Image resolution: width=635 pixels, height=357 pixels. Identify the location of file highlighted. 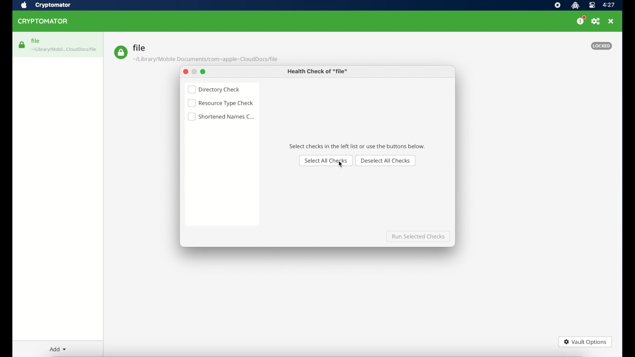
(58, 44).